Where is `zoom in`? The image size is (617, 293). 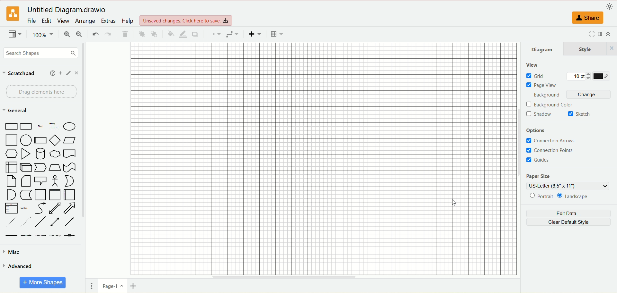 zoom in is located at coordinates (67, 34).